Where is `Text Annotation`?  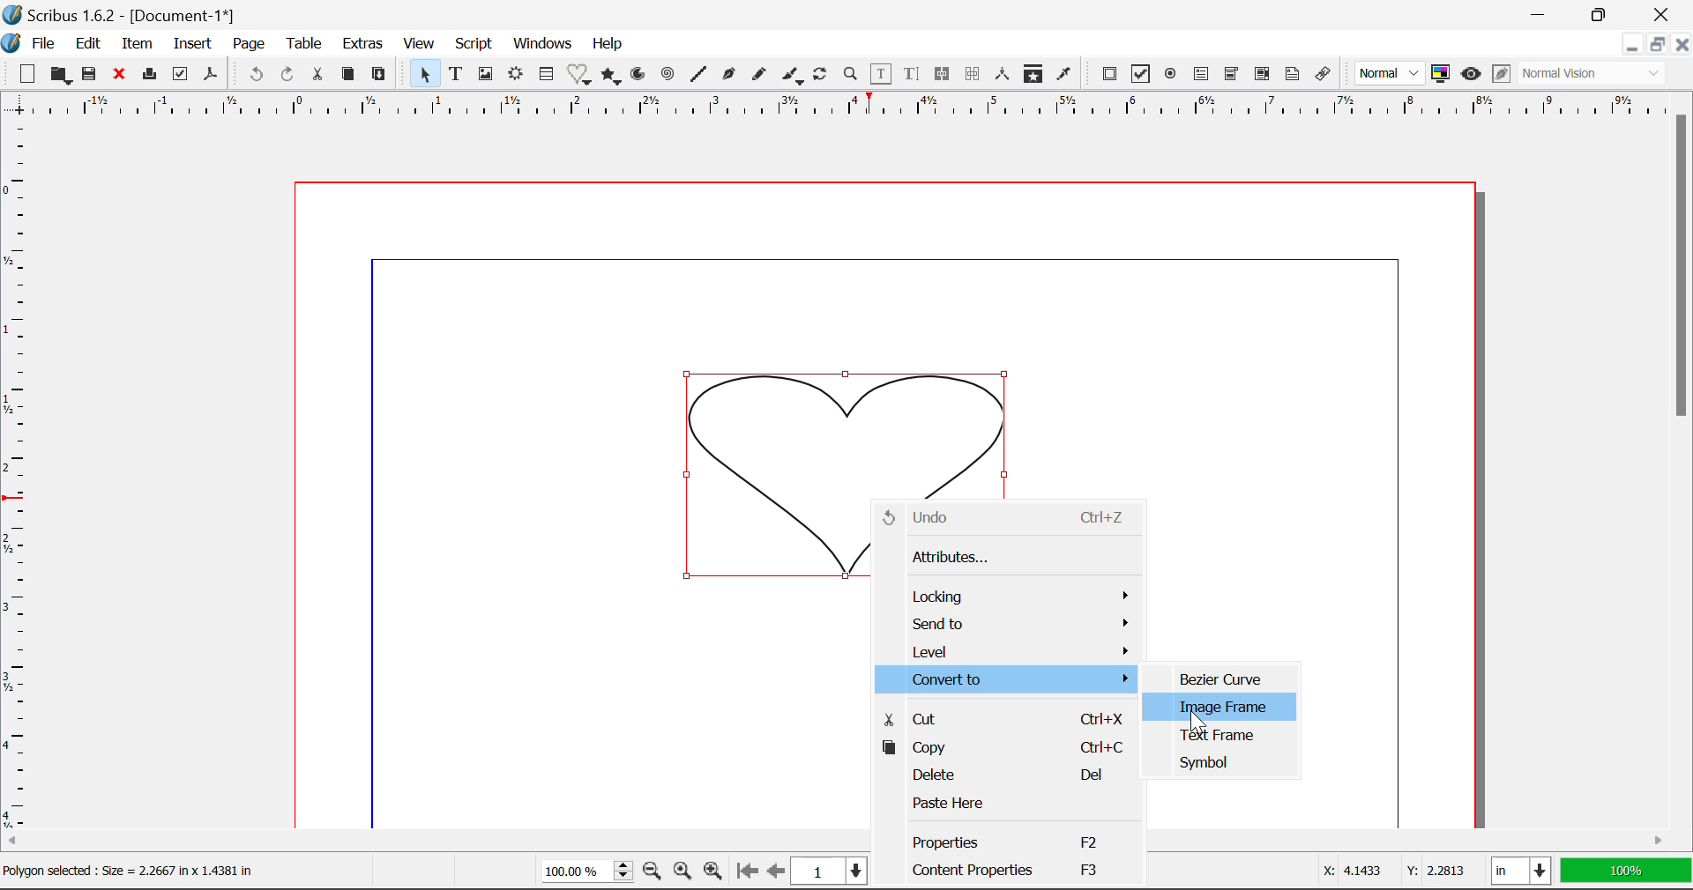 Text Annotation is located at coordinates (1291, 75).